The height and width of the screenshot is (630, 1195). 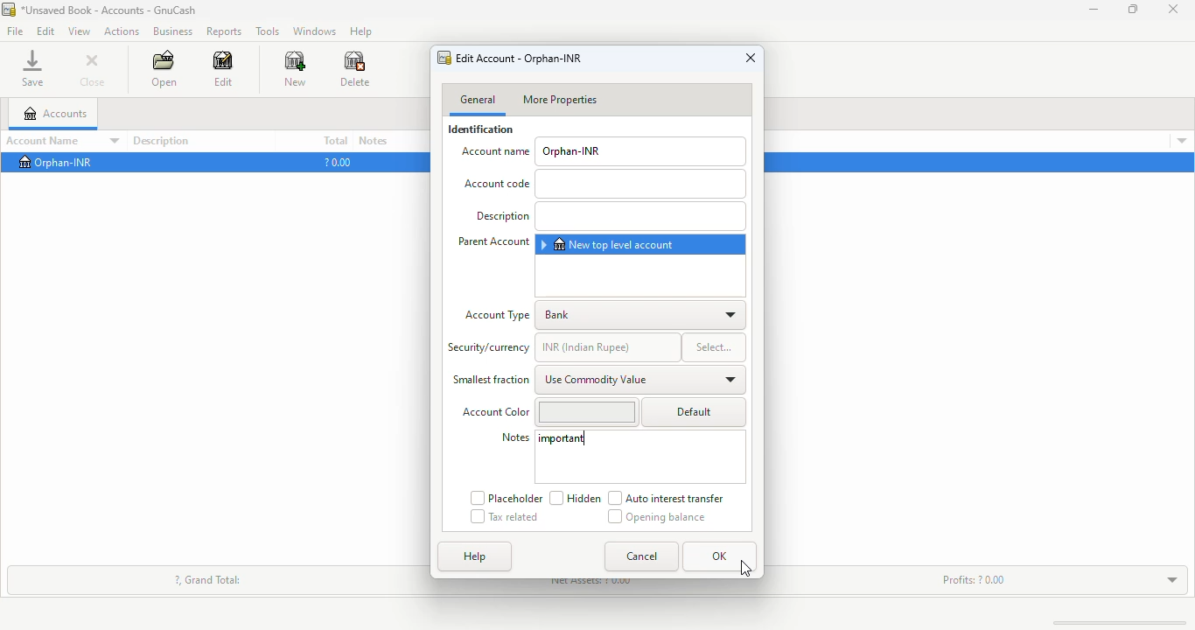 What do you see at coordinates (641, 380) in the screenshot?
I see `use commodity value` at bounding box center [641, 380].